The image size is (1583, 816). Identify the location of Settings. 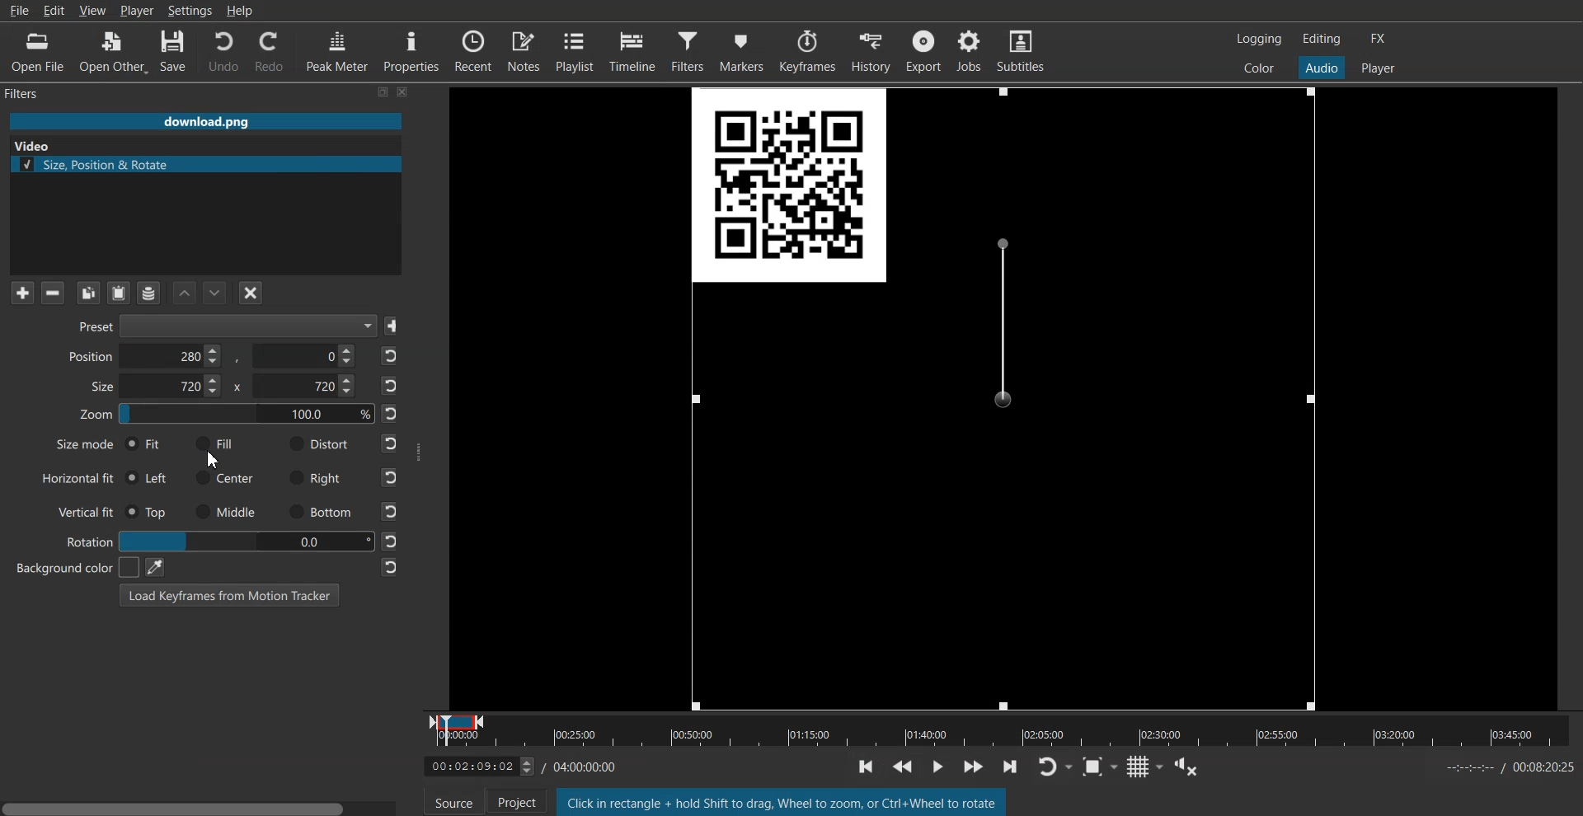
(190, 11).